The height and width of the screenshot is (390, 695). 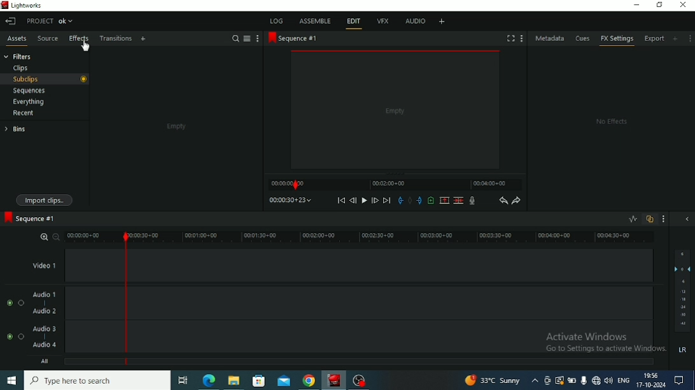 I want to click on microphone, so click(x=584, y=379).